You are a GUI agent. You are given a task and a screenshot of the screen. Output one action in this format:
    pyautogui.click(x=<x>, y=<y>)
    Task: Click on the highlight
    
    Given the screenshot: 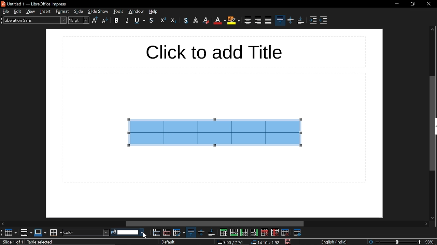 What is the action you would take?
    pyautogui.click(x=234, y=20)
    